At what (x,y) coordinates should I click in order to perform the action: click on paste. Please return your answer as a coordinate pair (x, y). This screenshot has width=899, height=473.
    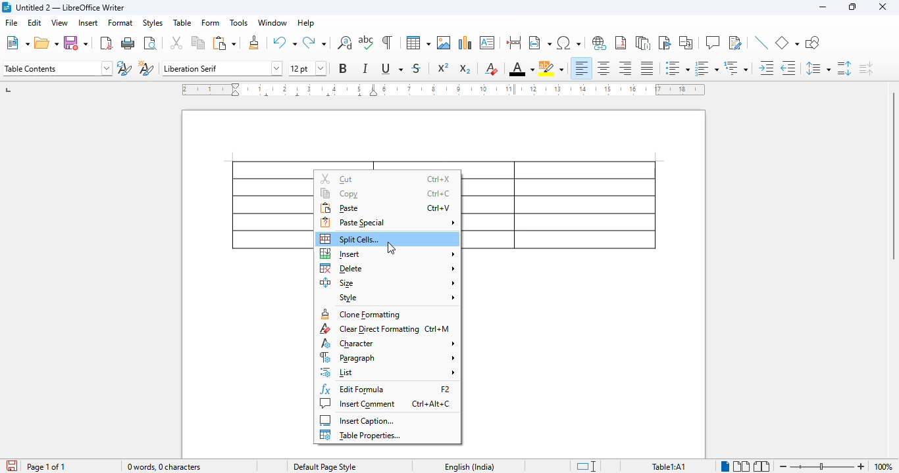
    Looking at the image, I should click on (340, 208).